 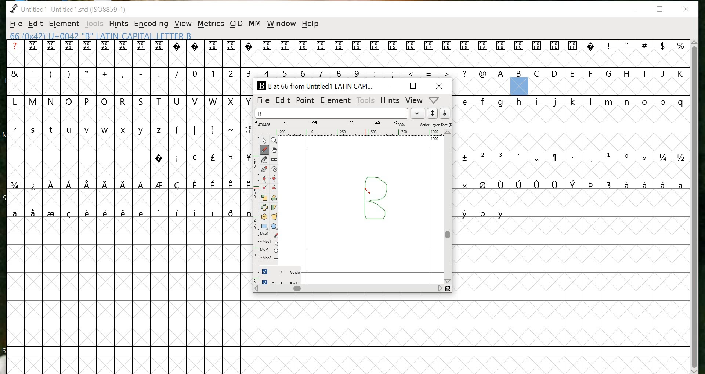 I want to click on EDIT, so click(x=36, y=24).